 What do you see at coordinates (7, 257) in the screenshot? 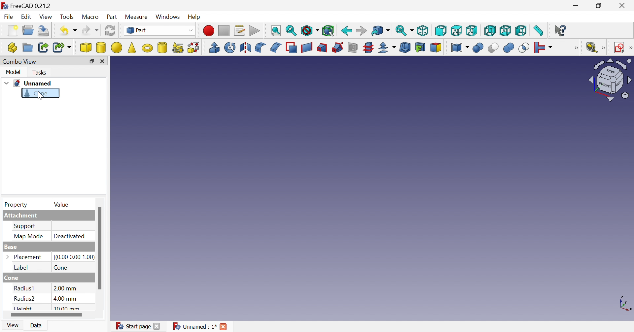
I see `Arrow` at bounding box center [7, 257].